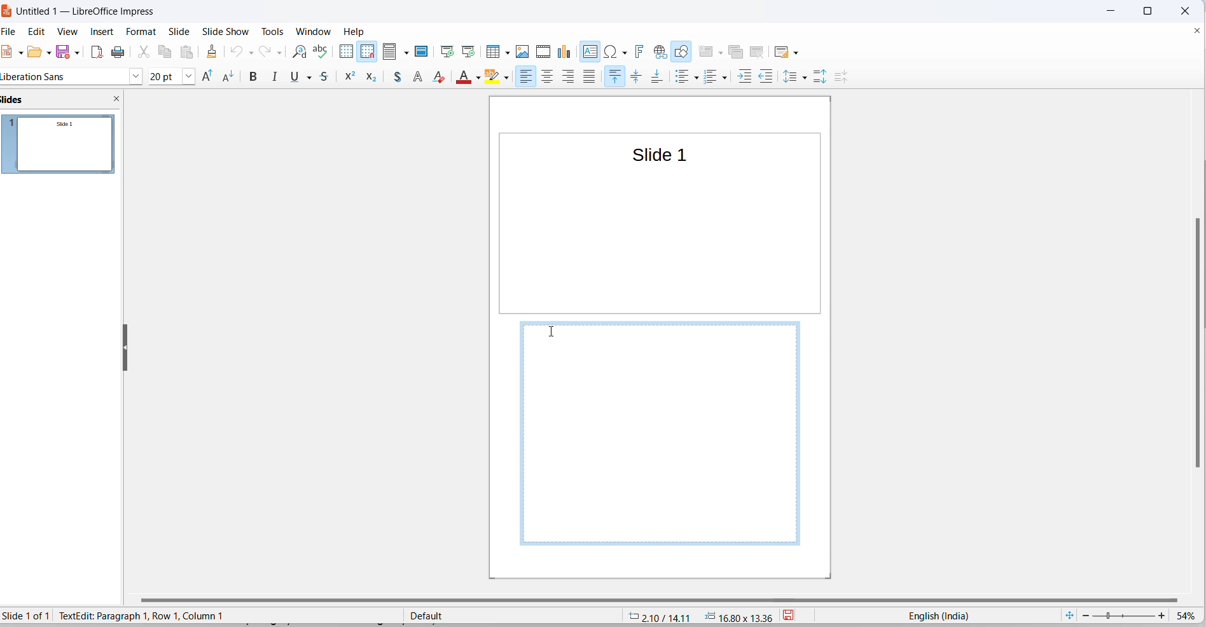  What do you see at coordinates (506, 54) in the screenshot?
I see `table grid` at bounding box center [506, 54].